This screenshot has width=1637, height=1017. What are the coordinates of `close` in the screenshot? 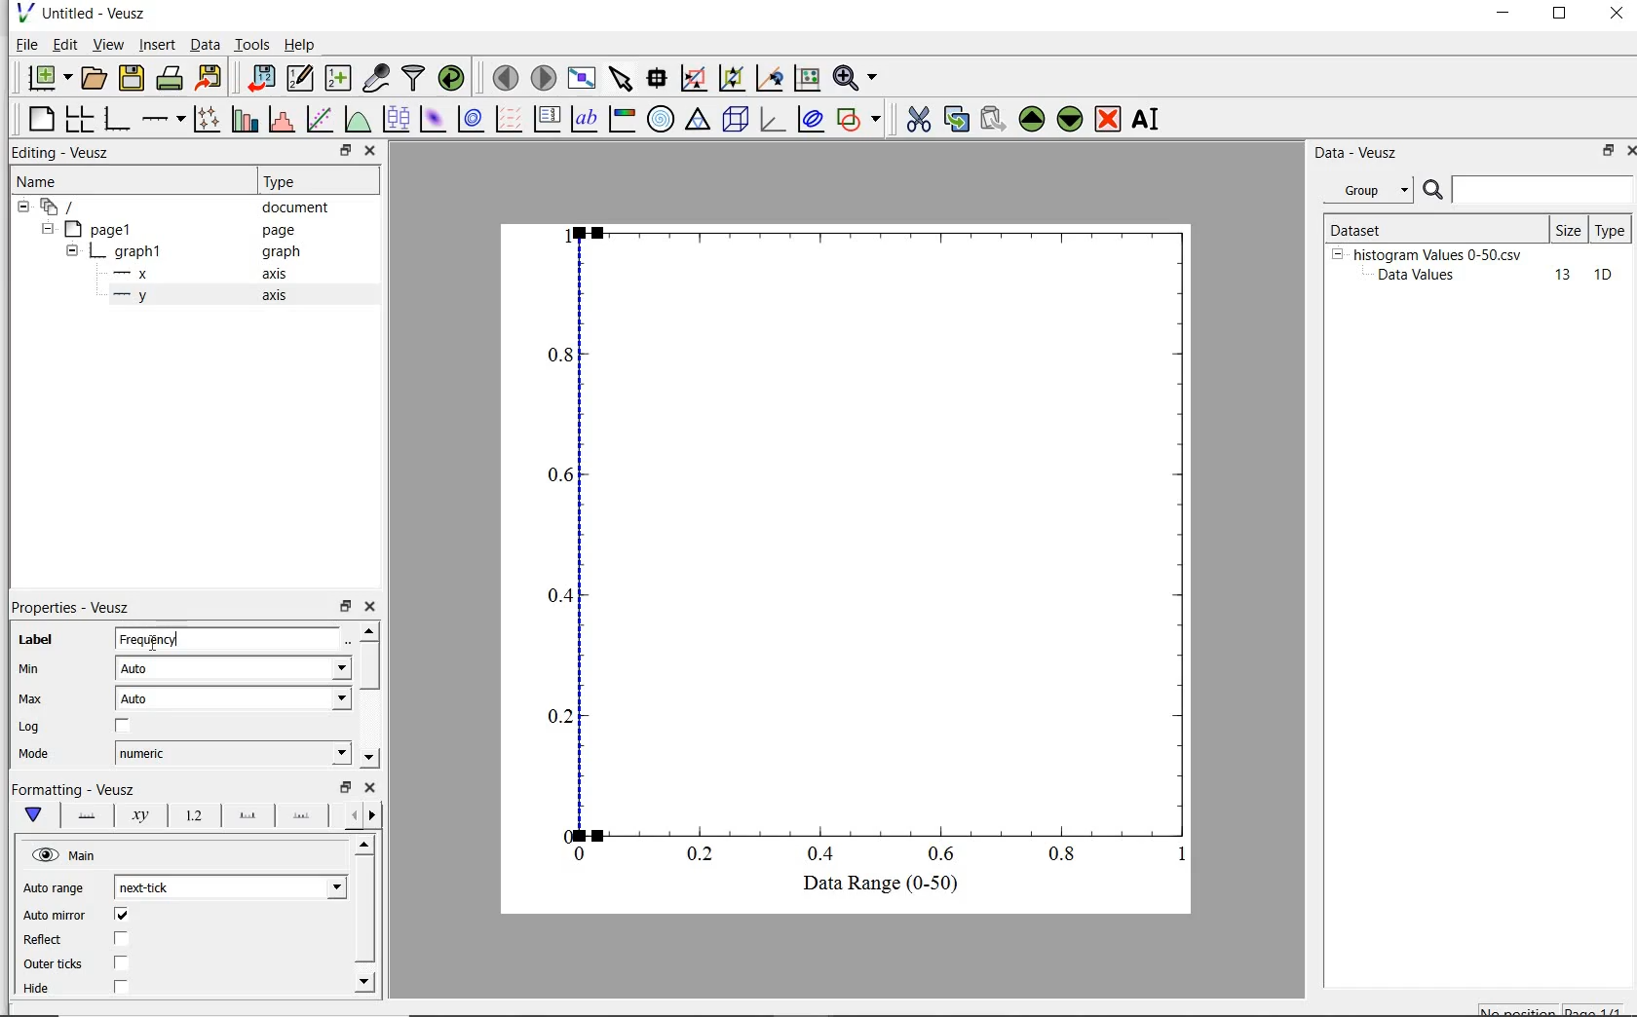 It's located at (370, 787).